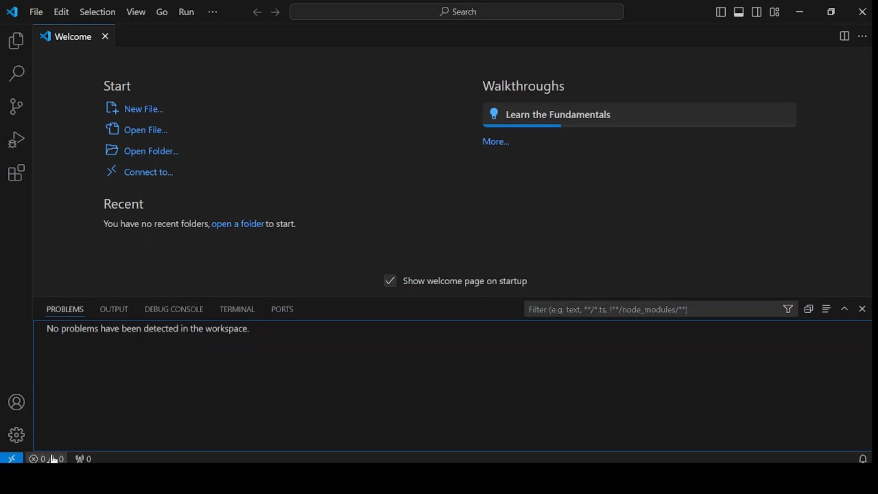 This screenshot has width=878, height=494. Describe the element at coordinates (739, 12) in the screenshot. I see `toggle panel` at that location.